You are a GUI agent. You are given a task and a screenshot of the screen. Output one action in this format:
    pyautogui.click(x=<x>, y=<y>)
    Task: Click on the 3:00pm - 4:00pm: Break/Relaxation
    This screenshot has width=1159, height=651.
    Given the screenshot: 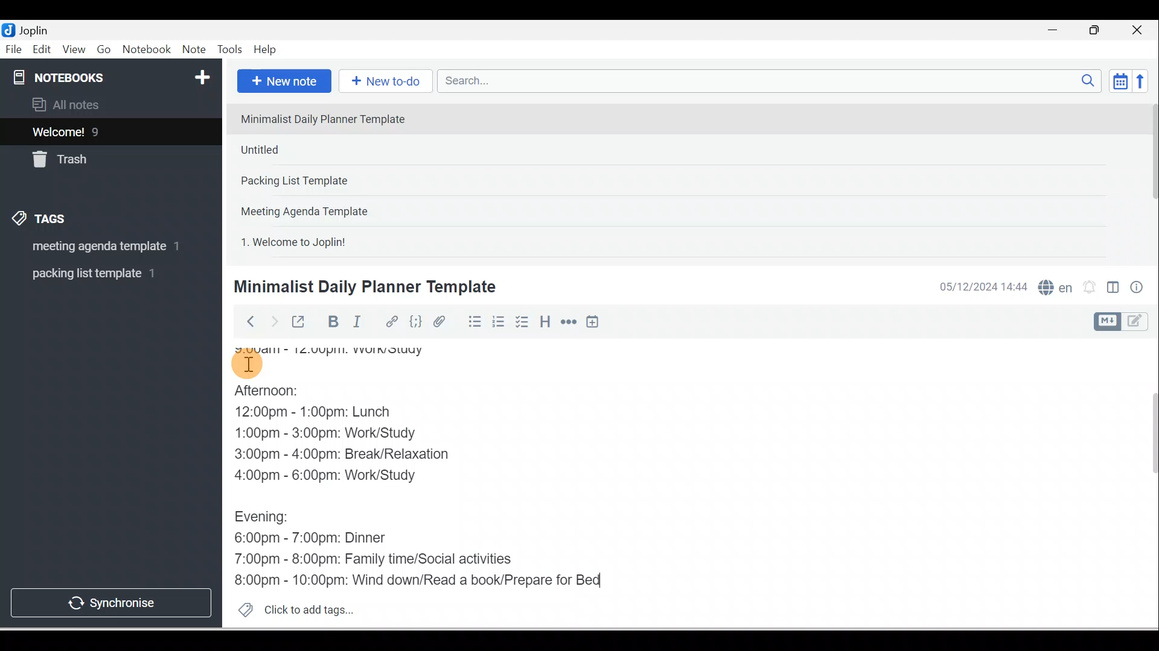 What is the action you would take?
    pyautogui.click(x=368, y=456)
    